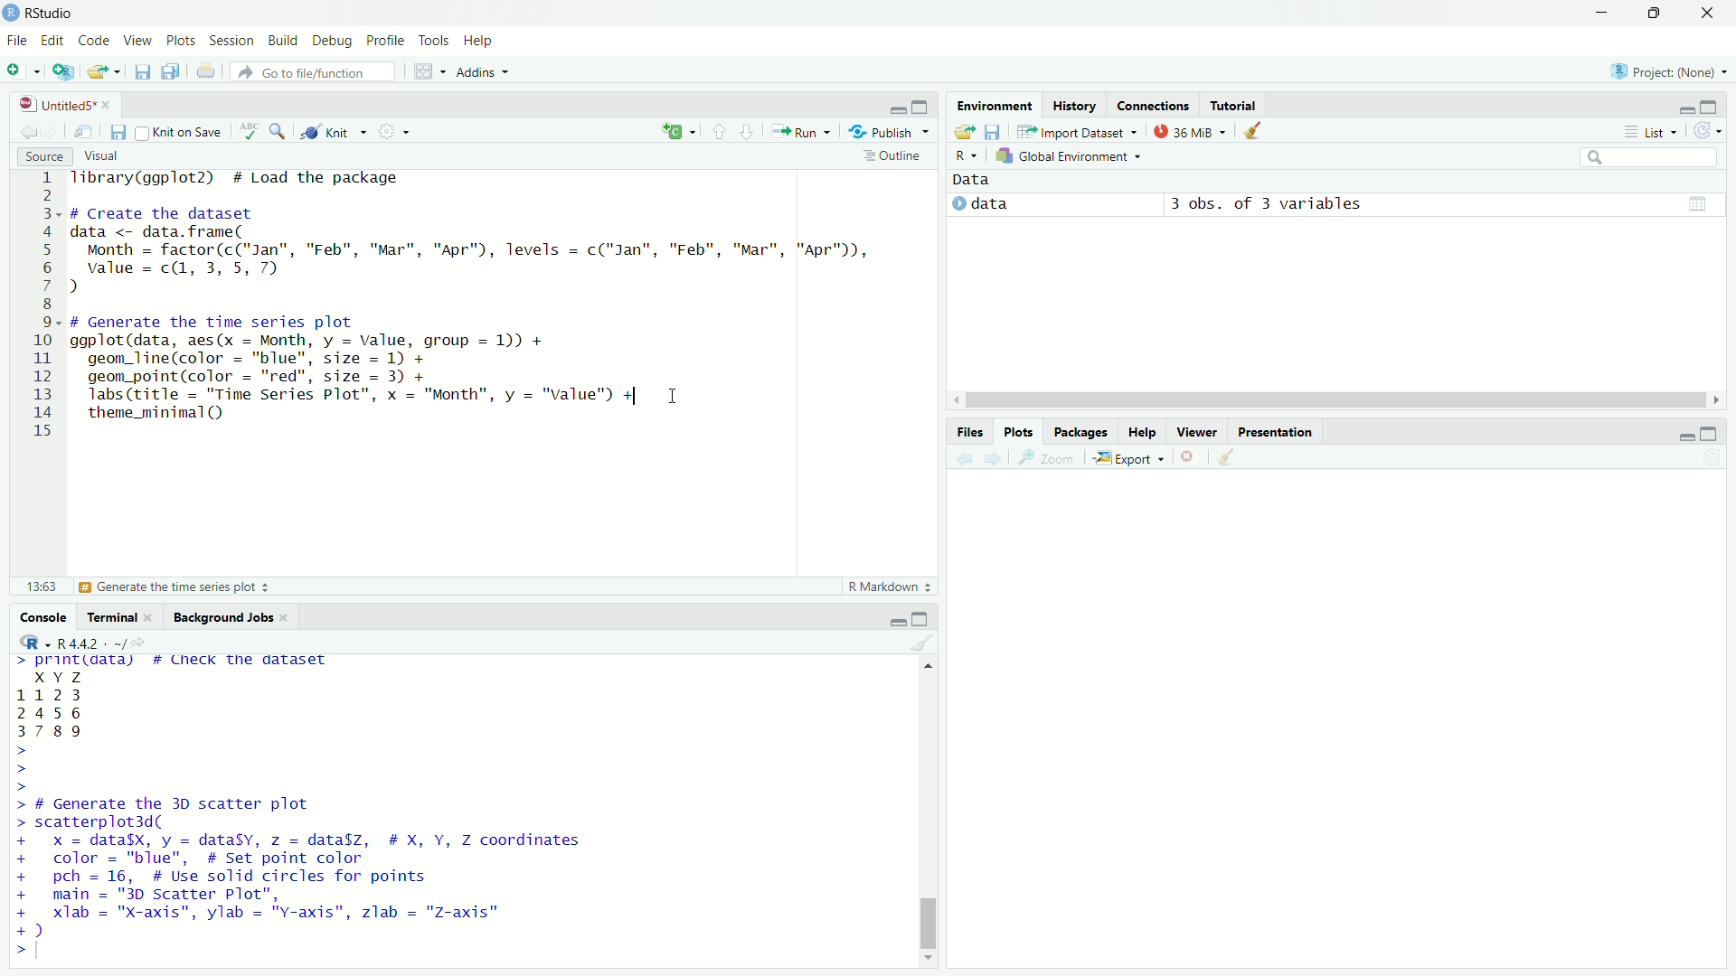 The width and height of the screenshot is (1736, 976). What do you see at coordinates (1646, 131) in the screenshot?
I see `list` at bounding box center [1646, 131].